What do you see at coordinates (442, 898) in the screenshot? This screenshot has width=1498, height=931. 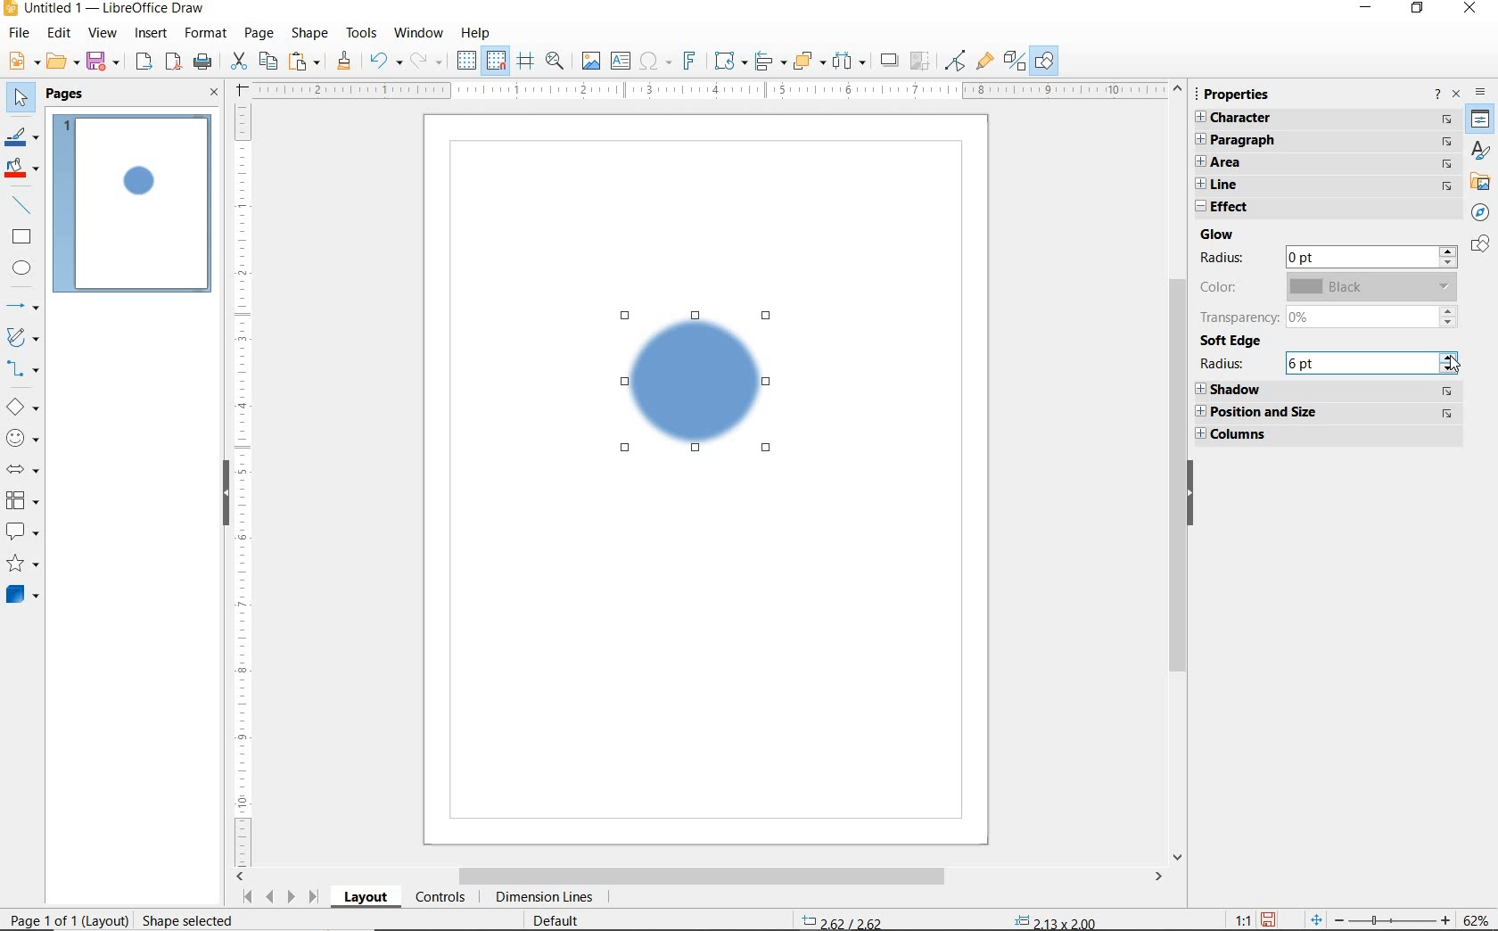 I see `CONTROLS` at bounding box center [442, 898].